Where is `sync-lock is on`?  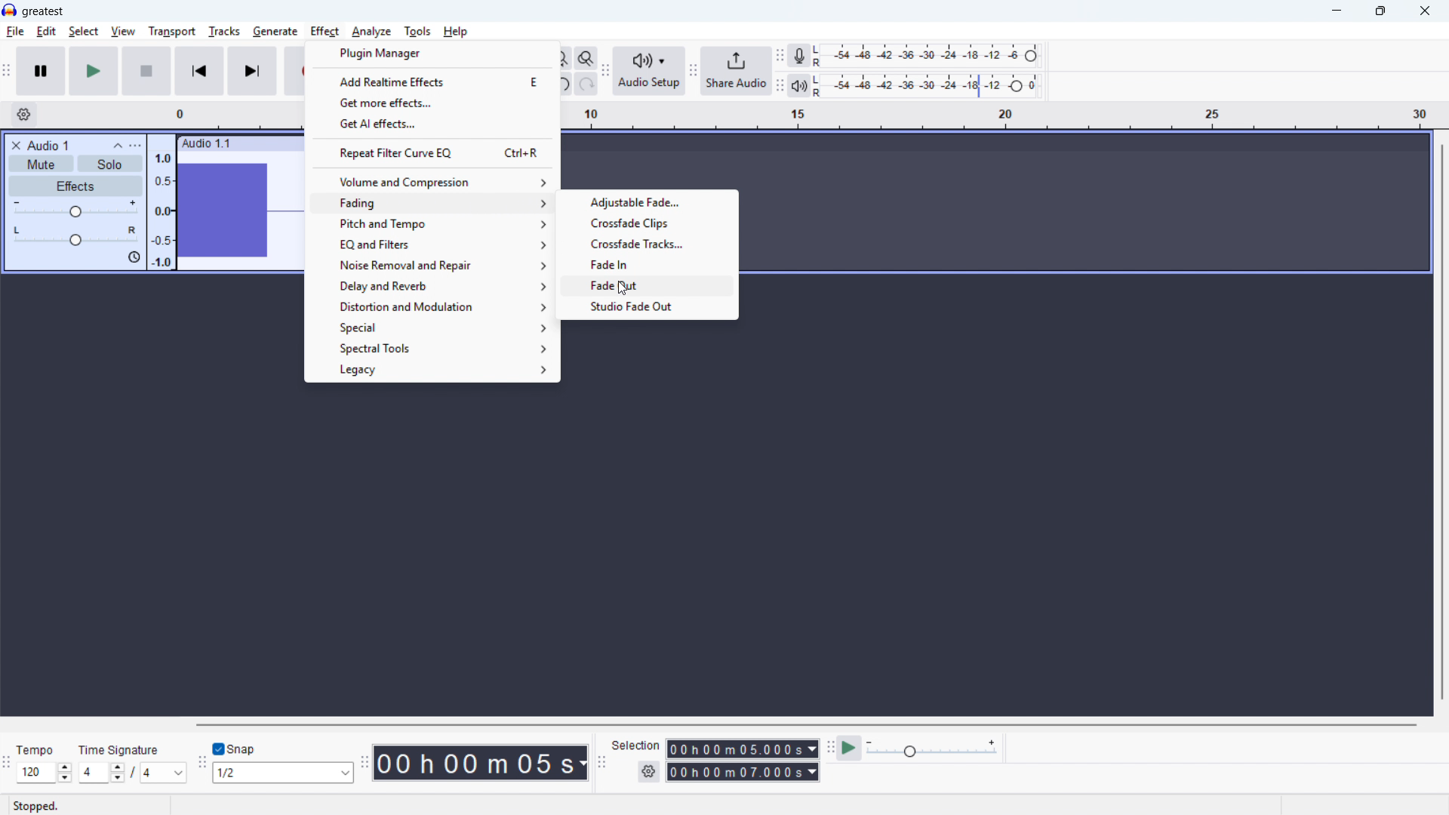
sync-lock is on is located at coordinates (134, 258).